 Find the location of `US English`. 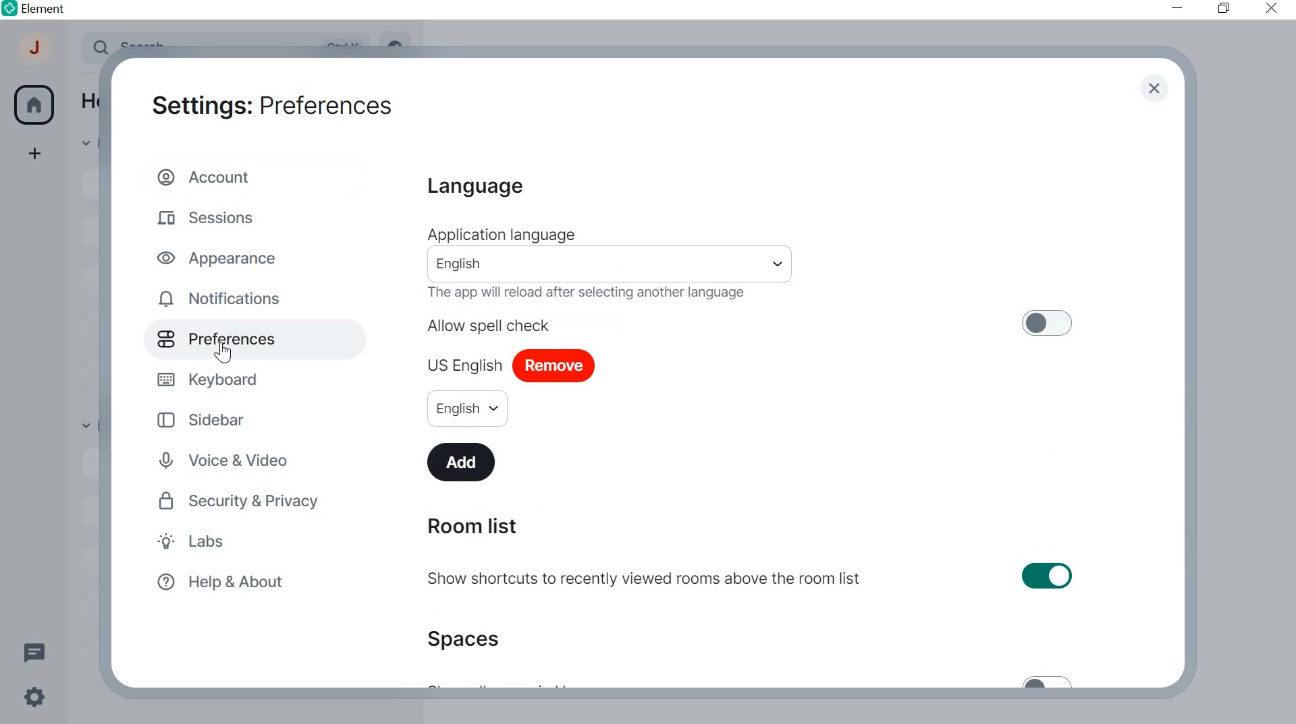

US English is located at coordinates (465, 362).